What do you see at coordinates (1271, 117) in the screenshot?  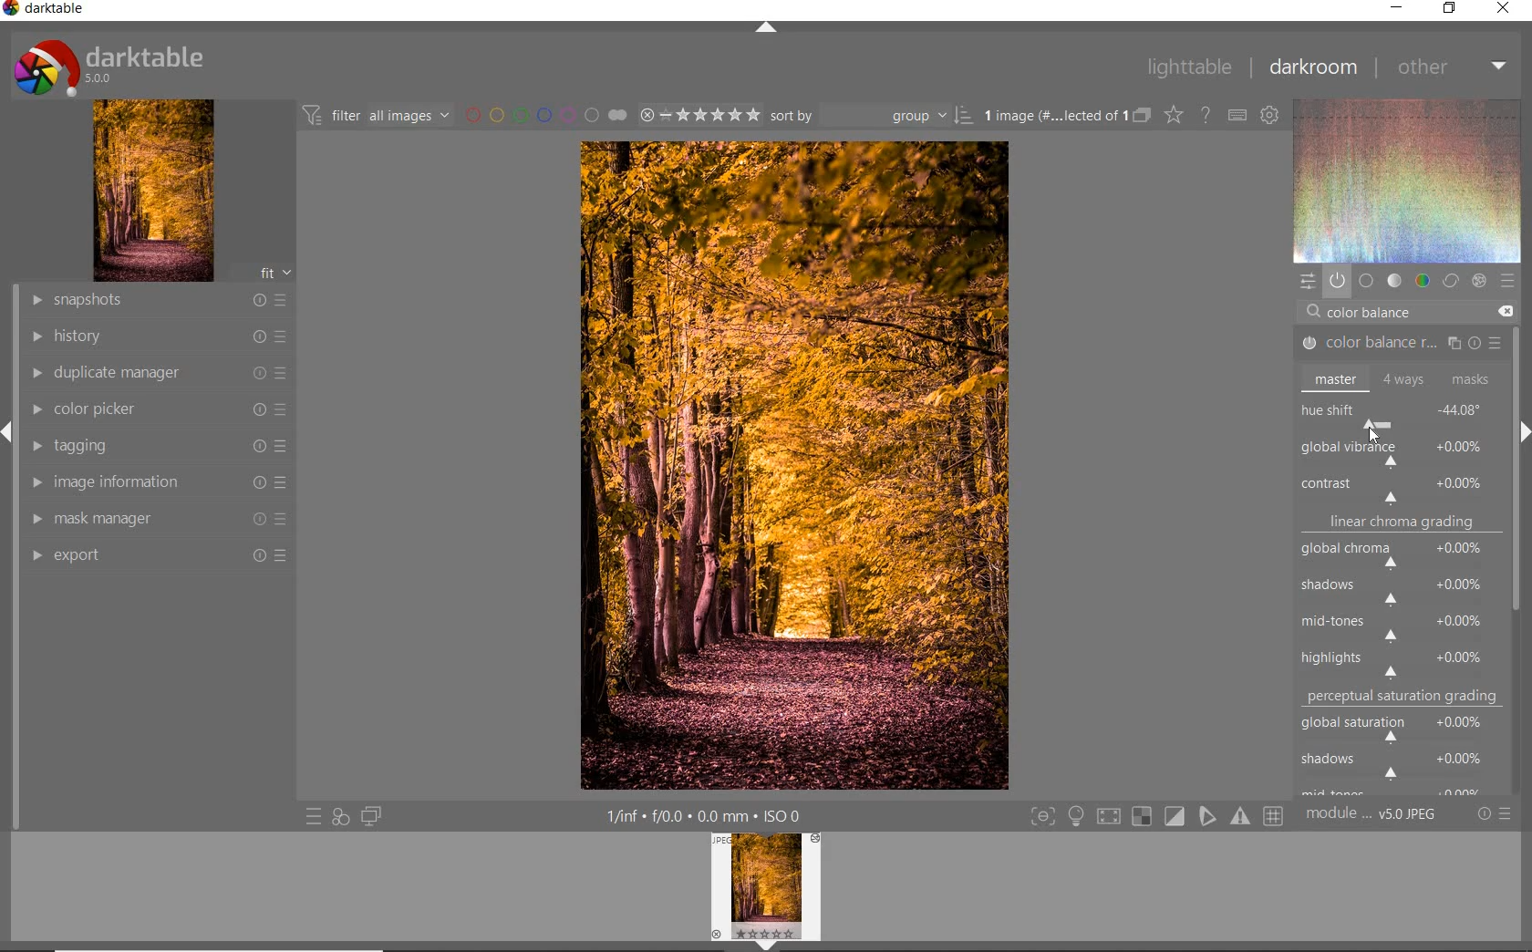 I see `show global preference` at bounding box center [1271, 117].